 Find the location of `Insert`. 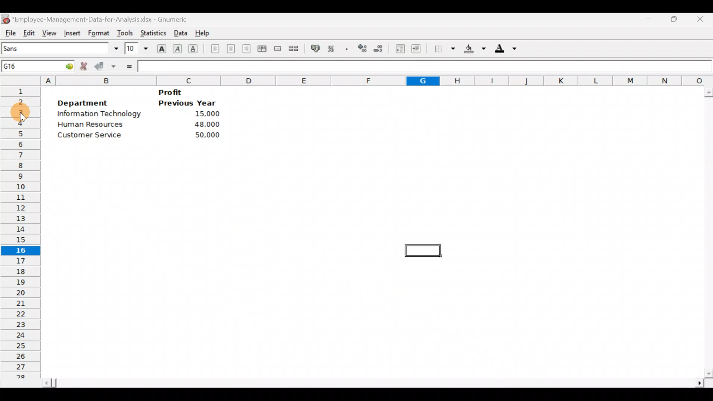

Insert is located at coordinates (71, 32).